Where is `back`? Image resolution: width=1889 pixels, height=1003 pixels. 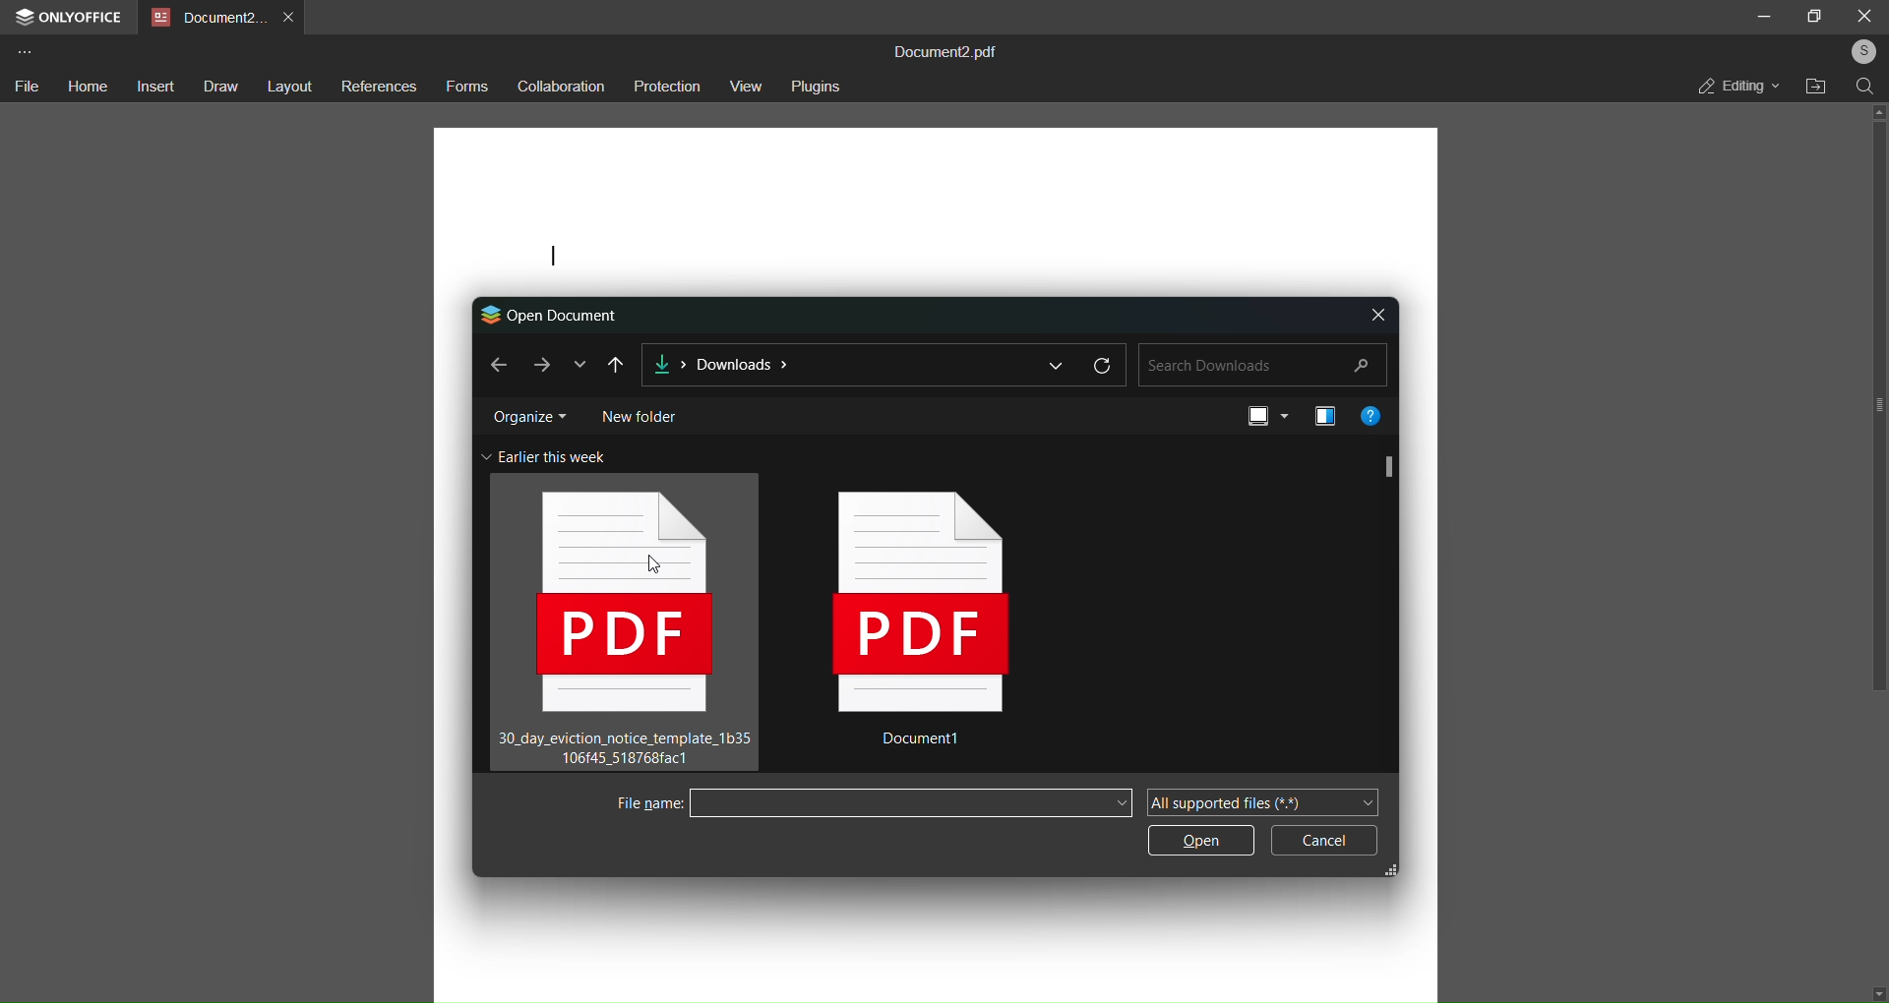 back is located at coordinates (496, 363).